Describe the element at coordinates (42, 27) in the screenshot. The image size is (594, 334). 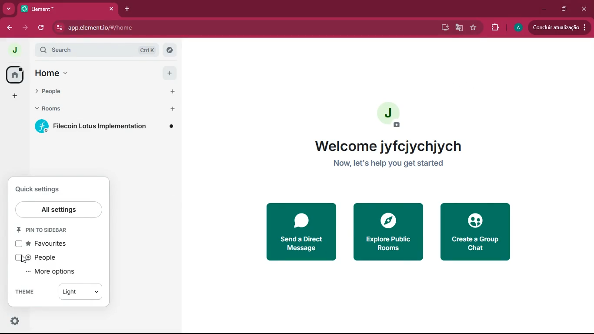
I see `refresh` at that location.